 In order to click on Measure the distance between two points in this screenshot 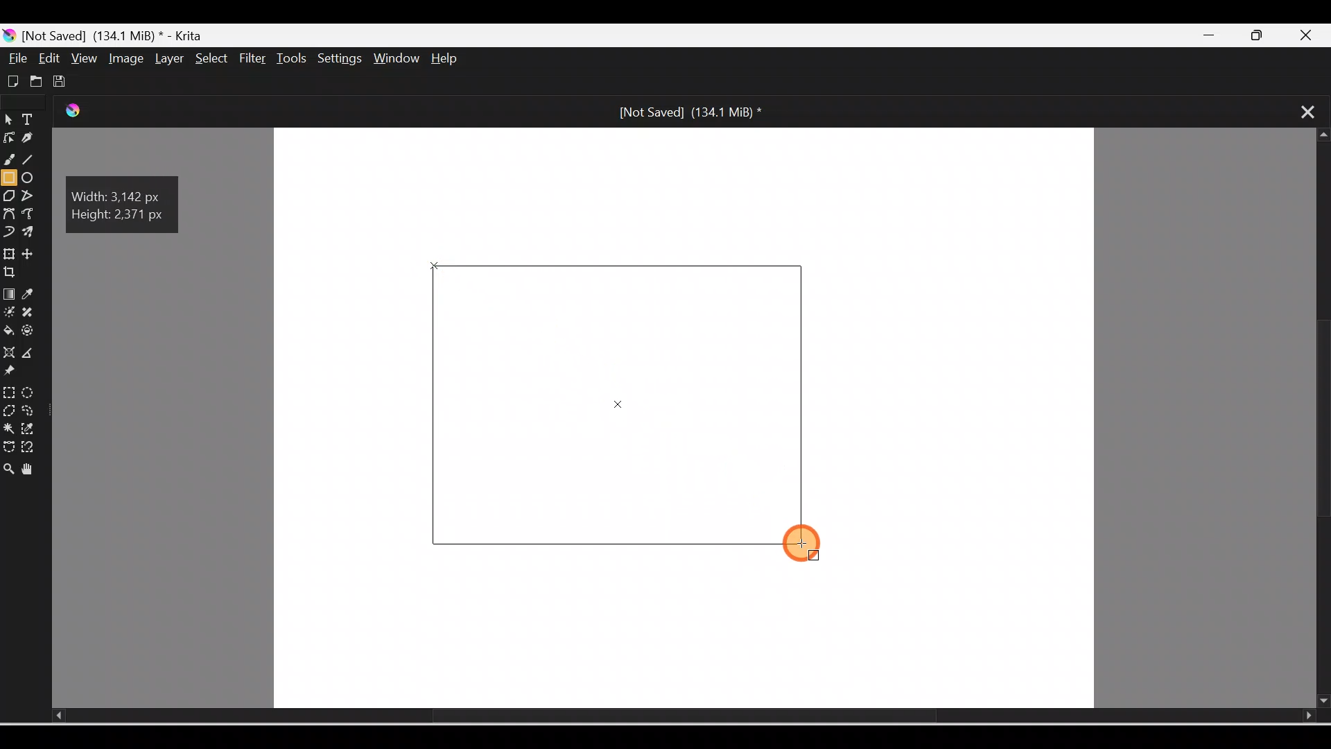, I will do `click(33, 354)`.